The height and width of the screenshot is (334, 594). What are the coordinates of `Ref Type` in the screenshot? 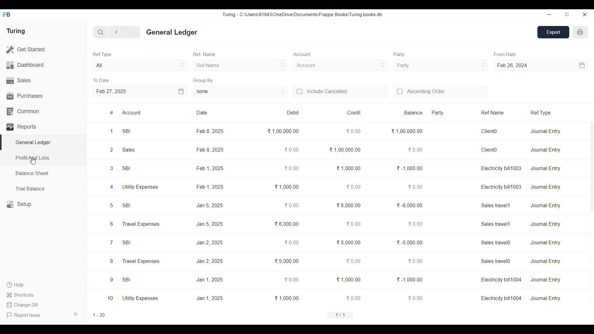 It's located at (556, 113).